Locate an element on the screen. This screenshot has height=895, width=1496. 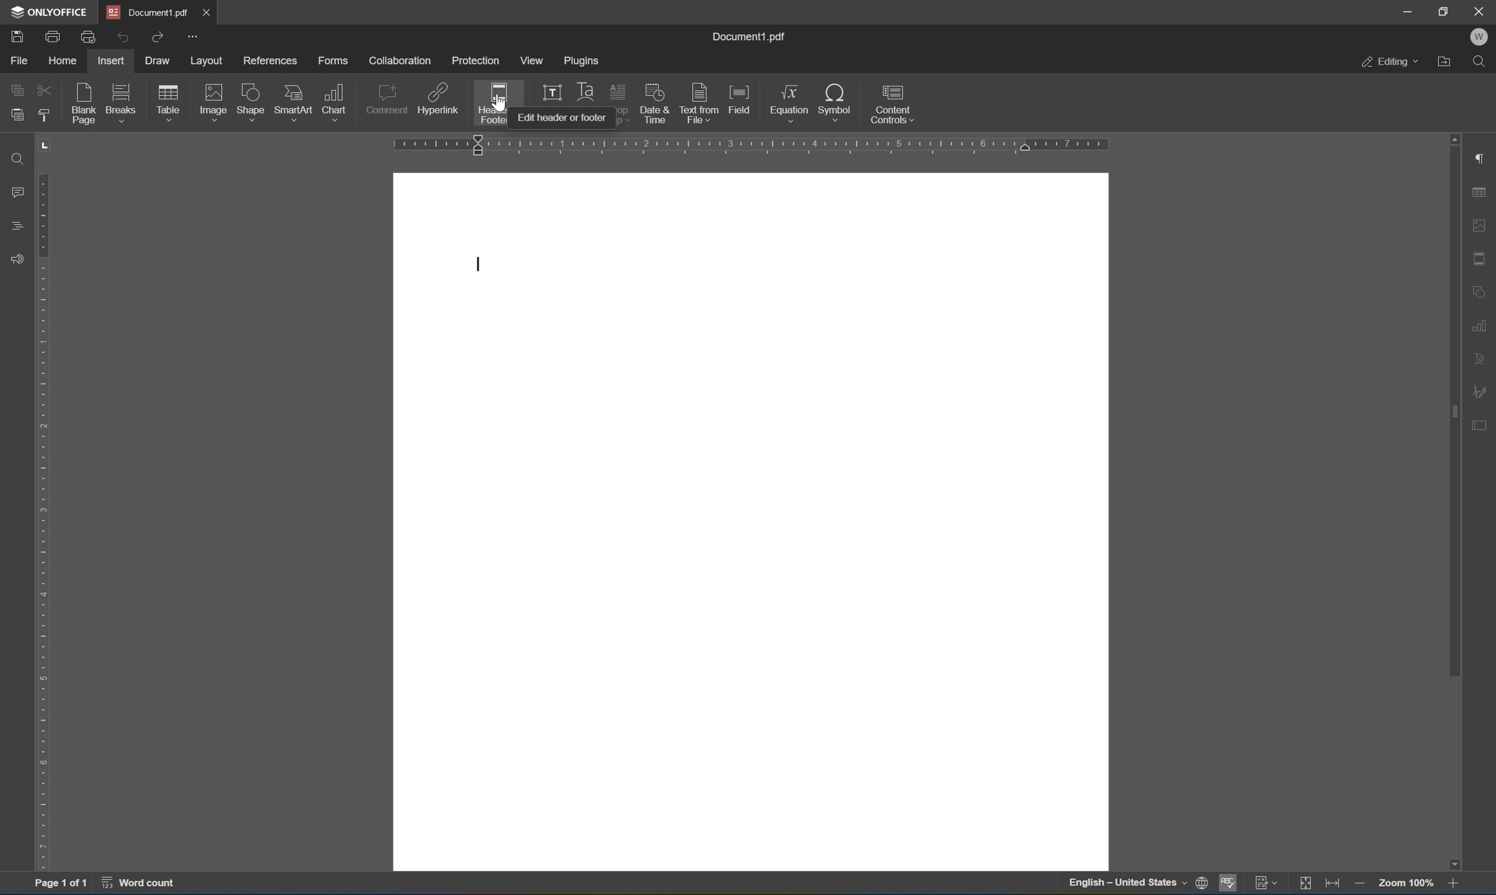
undo is located at coordinates (119, 37).